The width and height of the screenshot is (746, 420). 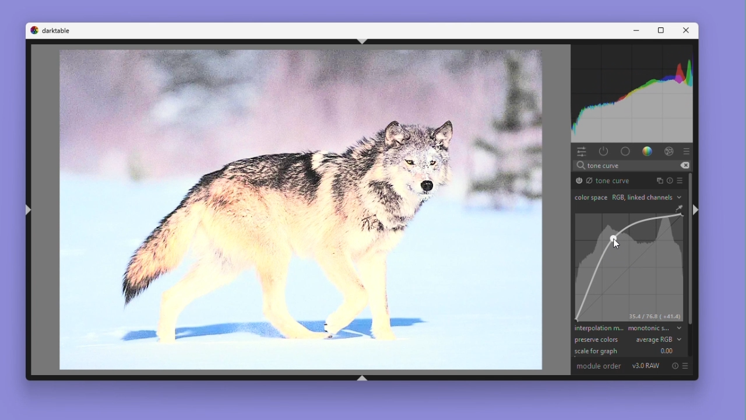 What do you see at coordinates (608, 180) in the screenshot?
I see `Tone curve` at bounding box center [608, 180].